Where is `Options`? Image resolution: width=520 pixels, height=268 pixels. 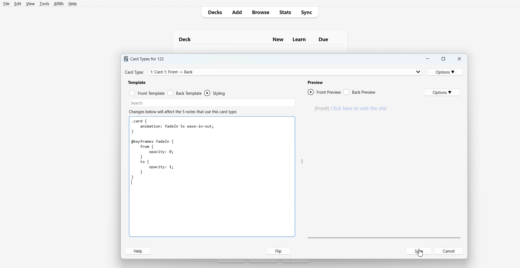
Options is located at coordinates (445, 72).